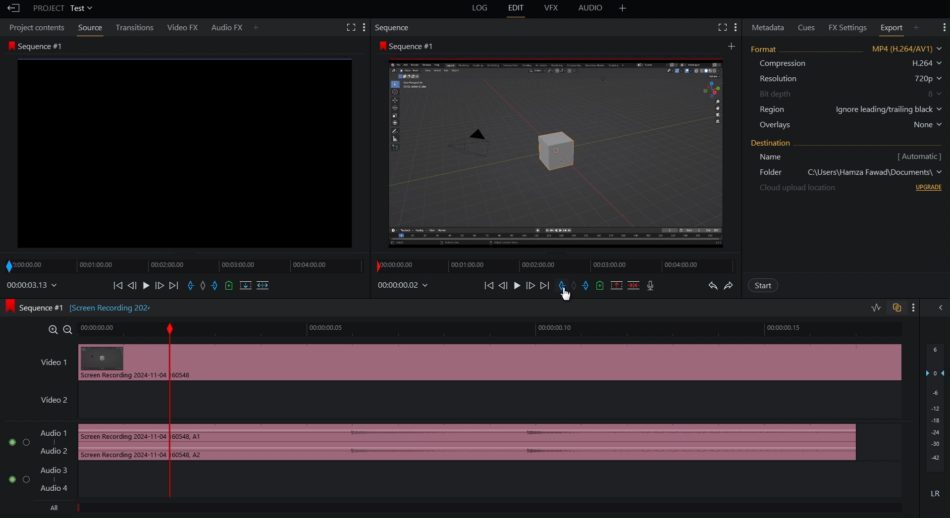 The image size is (950, 518). I want to click on All, so click(55, 510).